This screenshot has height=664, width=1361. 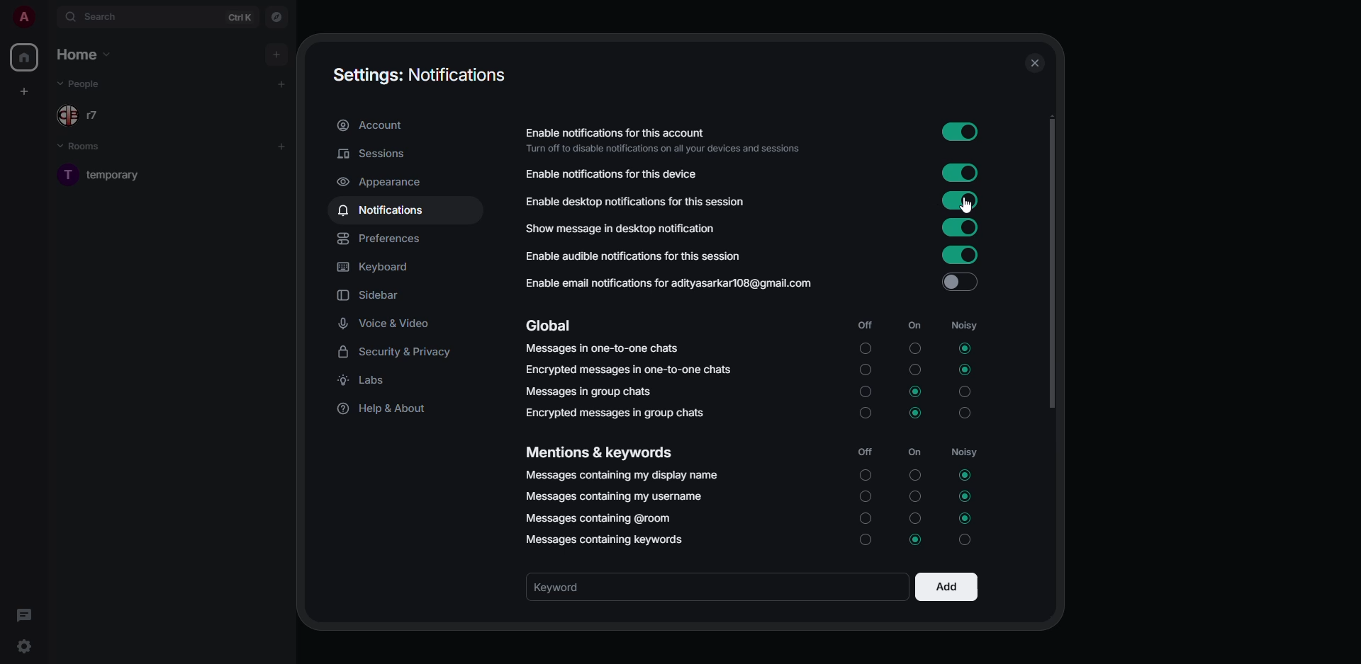 I want to click on selected, so click(x=916, y=393).